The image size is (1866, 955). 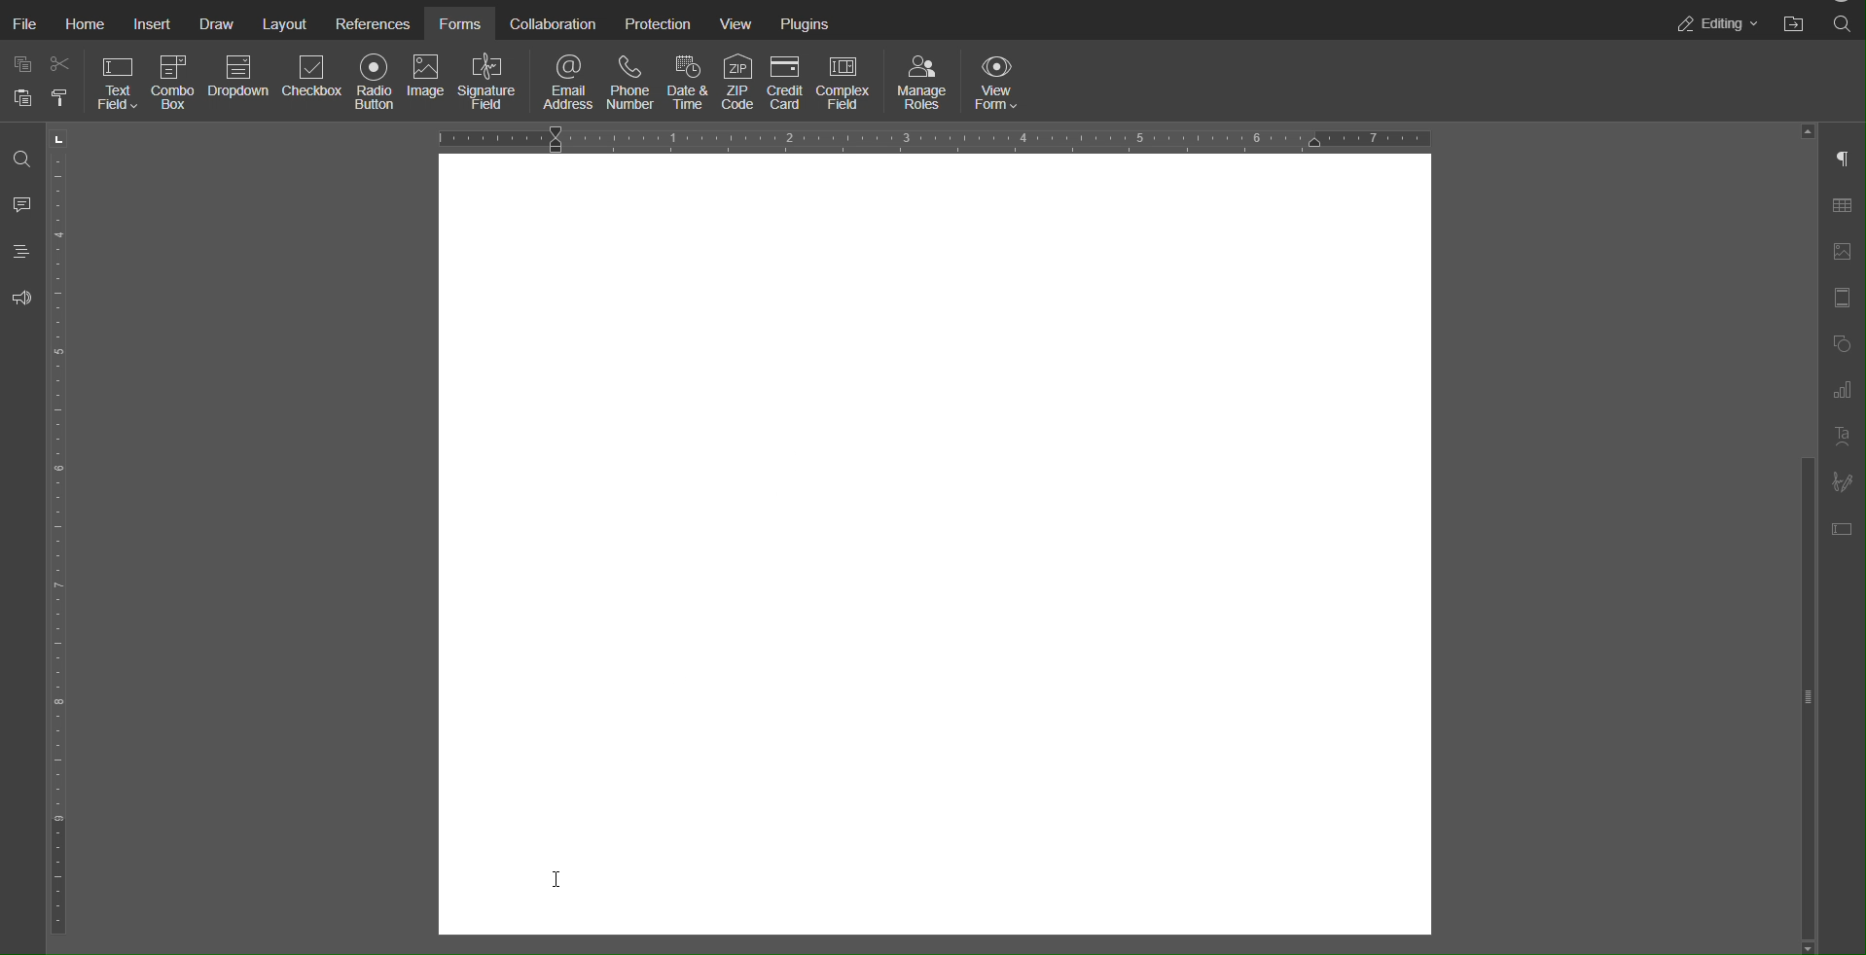 I want to click on Home, so click(x=91, y=24).